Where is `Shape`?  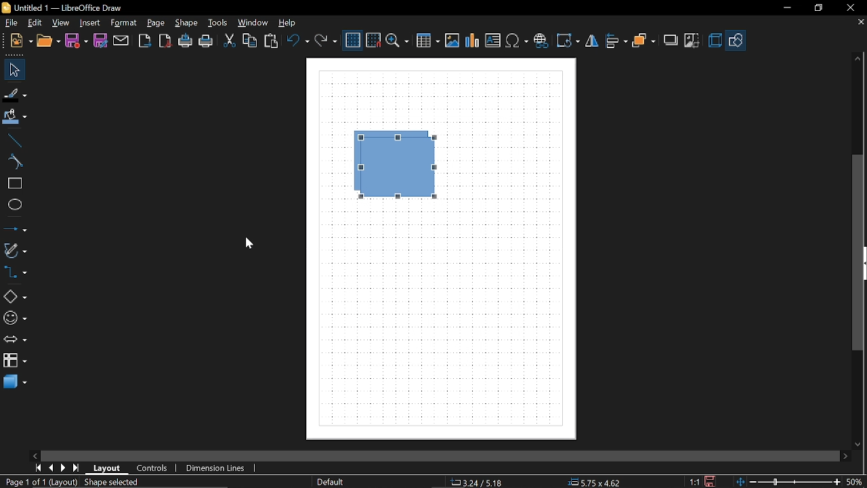 Shape is located at coordinates (186, 23).